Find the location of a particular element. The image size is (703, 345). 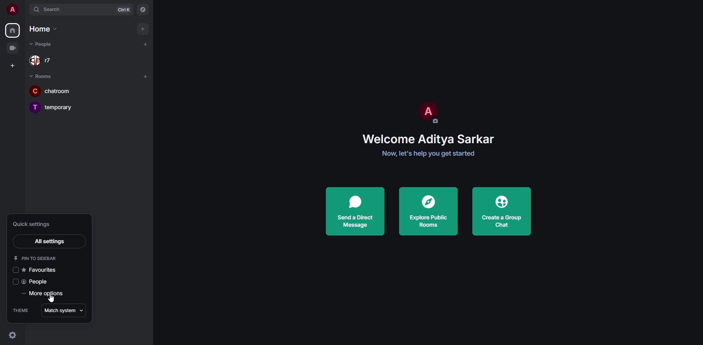

get started is located at coordinates (427, 153).